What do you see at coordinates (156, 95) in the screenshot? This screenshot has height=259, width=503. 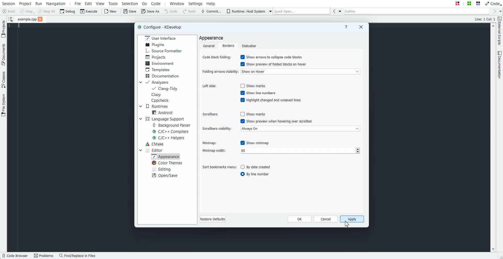 I see `Clazy` at bounding box center [156, 95].